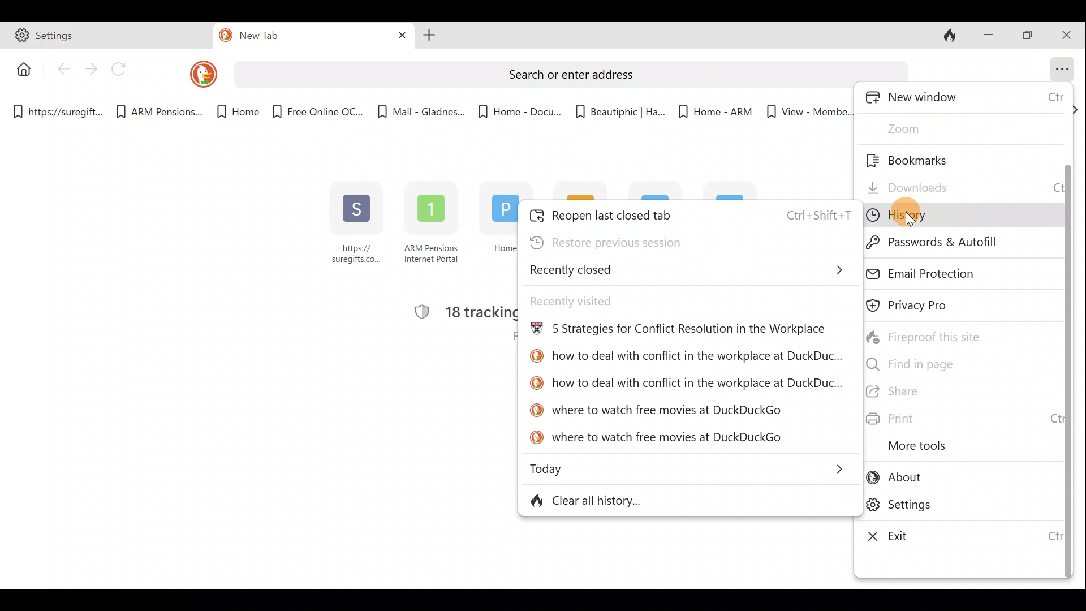 Image resolution: width=1086 pixels, height=611 pixels. What do you see at coordinates (21, 68) in the screenshot?
I see `Home` at bounding box center [21, 68].